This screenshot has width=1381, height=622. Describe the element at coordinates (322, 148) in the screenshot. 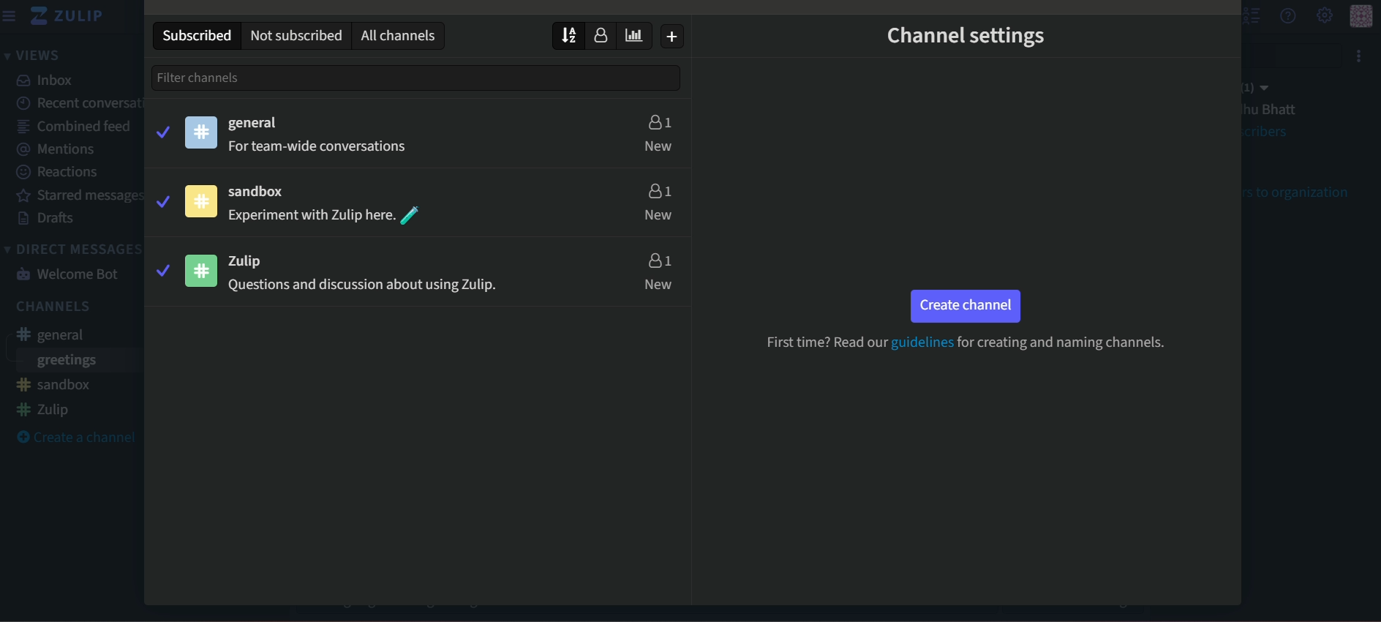

I see `text` at that location.